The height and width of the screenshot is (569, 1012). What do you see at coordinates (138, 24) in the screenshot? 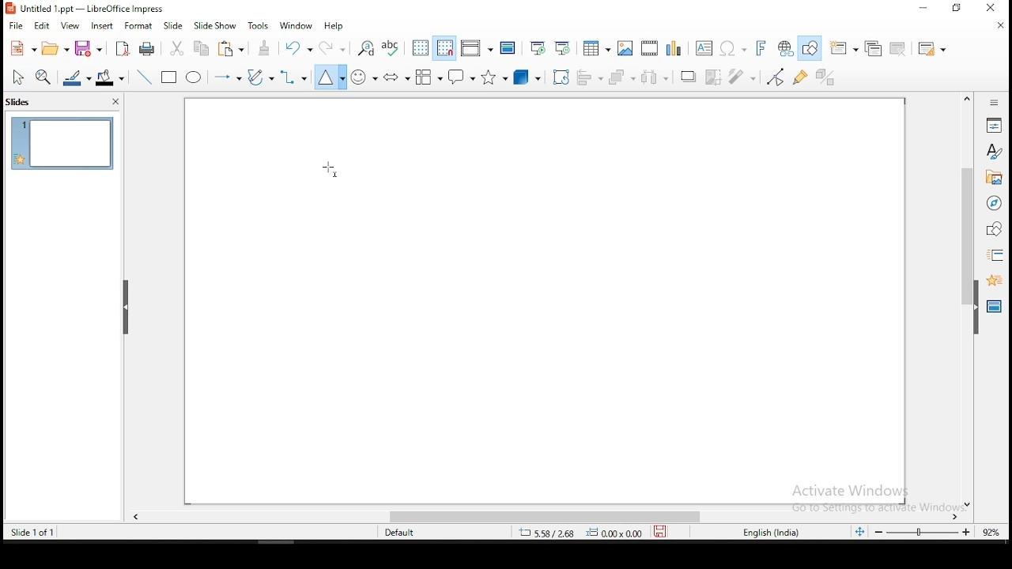
I see `format` at bounding box center [138, 24].